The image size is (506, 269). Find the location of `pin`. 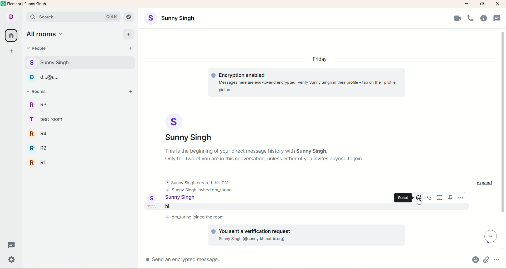

pin is located at coordinates (450, 198).